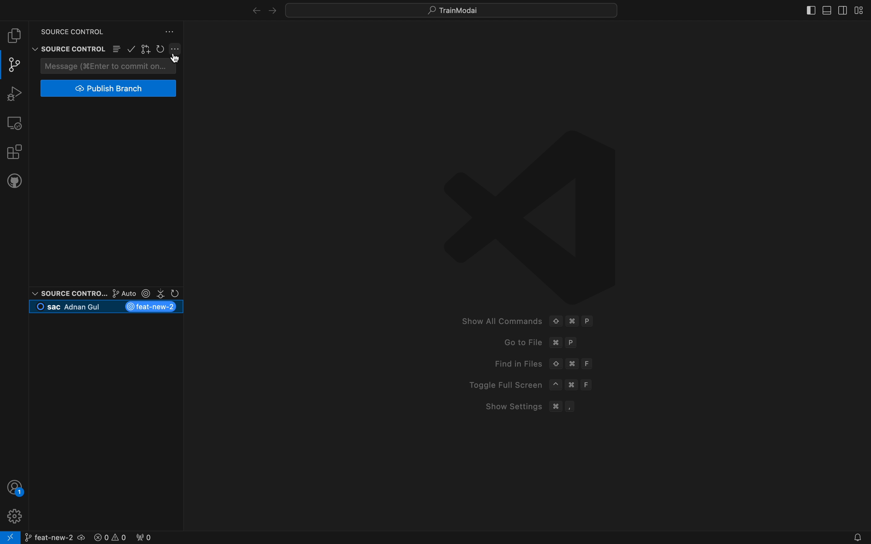 Image resolution: width=871 pixels, height=544 pixels. Describe the element at coordinates (589, 363) in the screenshot. I see `F` at that location.